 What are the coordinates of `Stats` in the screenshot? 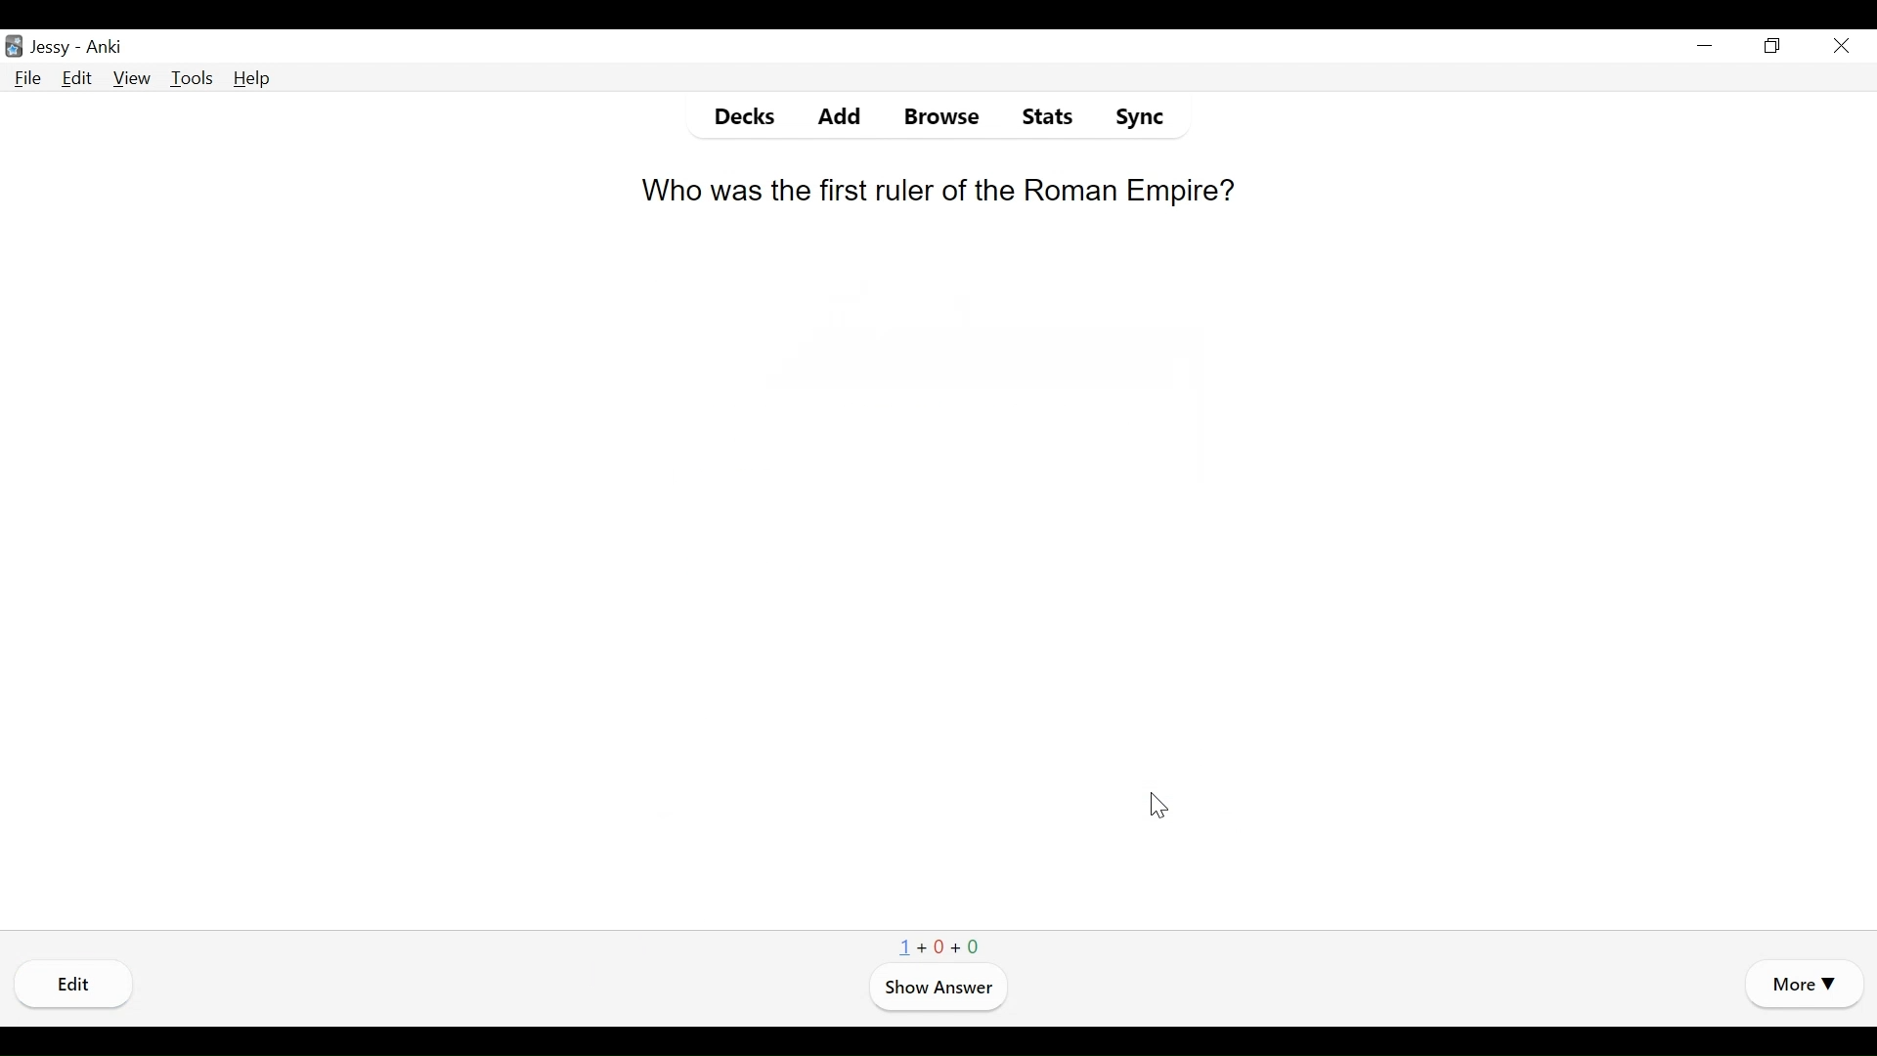 It's located at (1046, 117).